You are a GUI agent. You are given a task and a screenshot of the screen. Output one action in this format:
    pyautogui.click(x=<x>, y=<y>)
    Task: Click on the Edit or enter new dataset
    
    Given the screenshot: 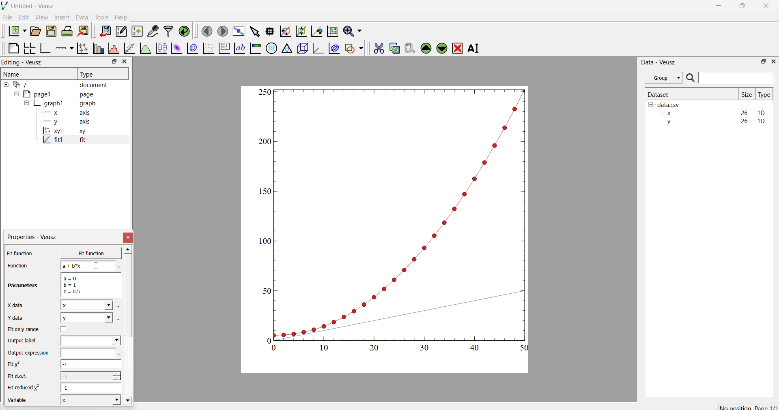 What is the action you would take?
    pyautogui.click(x=120, y=31)
    